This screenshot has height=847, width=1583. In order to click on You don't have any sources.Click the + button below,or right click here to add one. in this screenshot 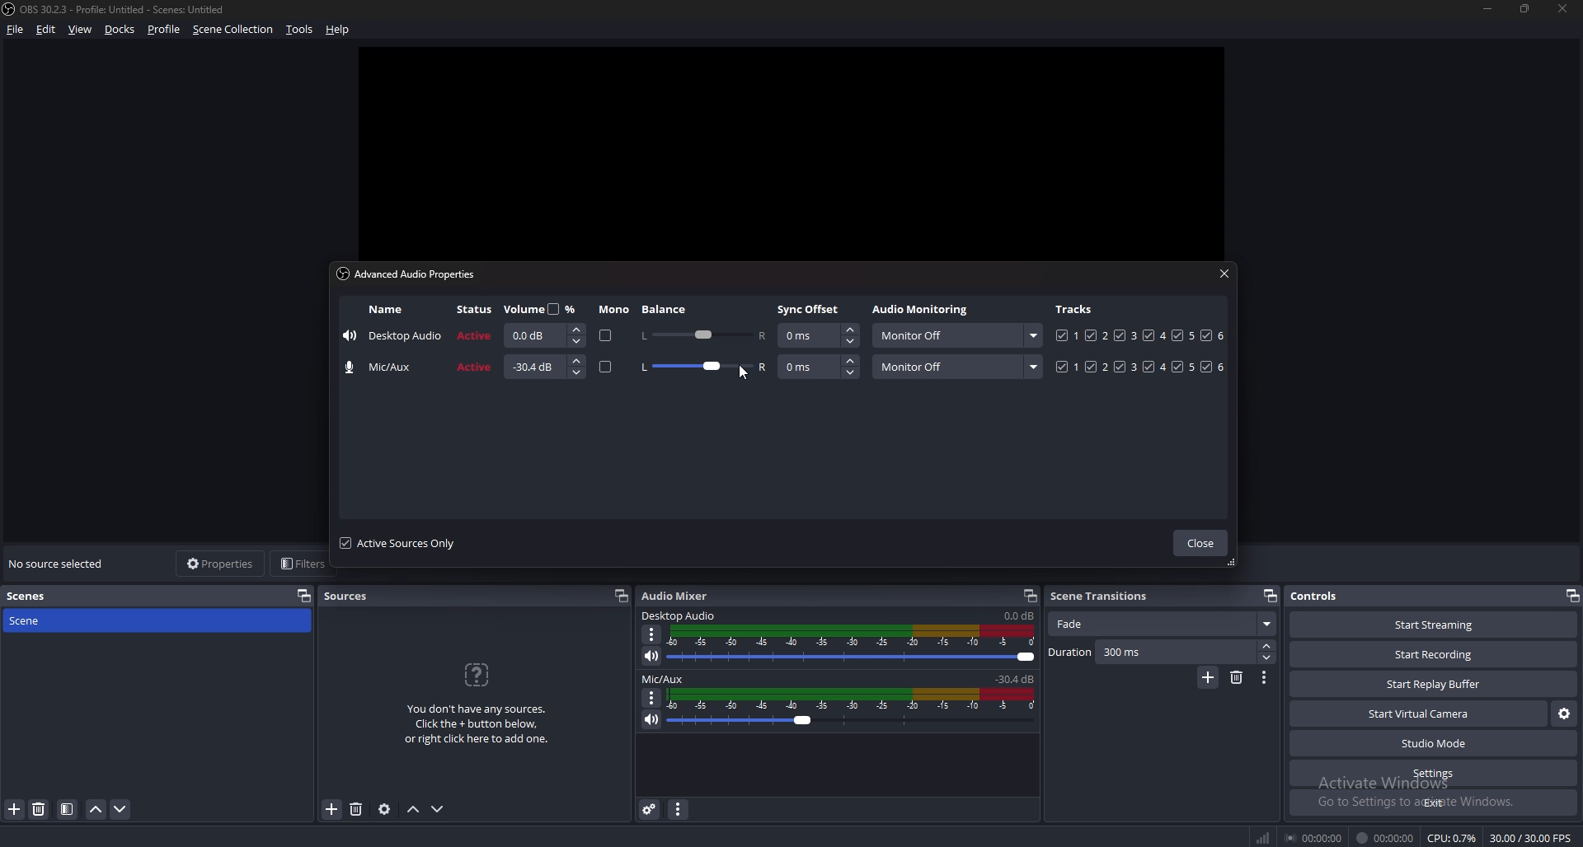, I will do `click(475, 724)`.